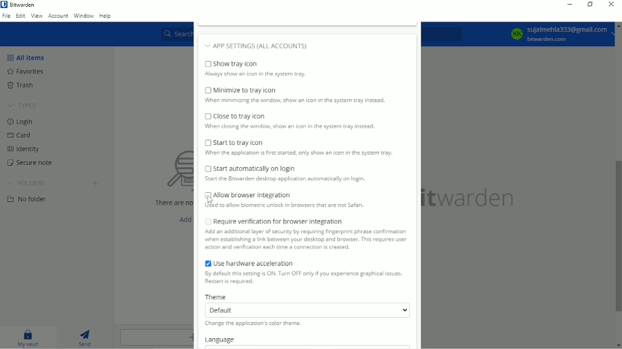 This screenshot has height=349, width=622. Describe the element at coordinates (288, 206) in the screenshot. I see `Used to allow biometric in browsers that are not safari.` at that location.